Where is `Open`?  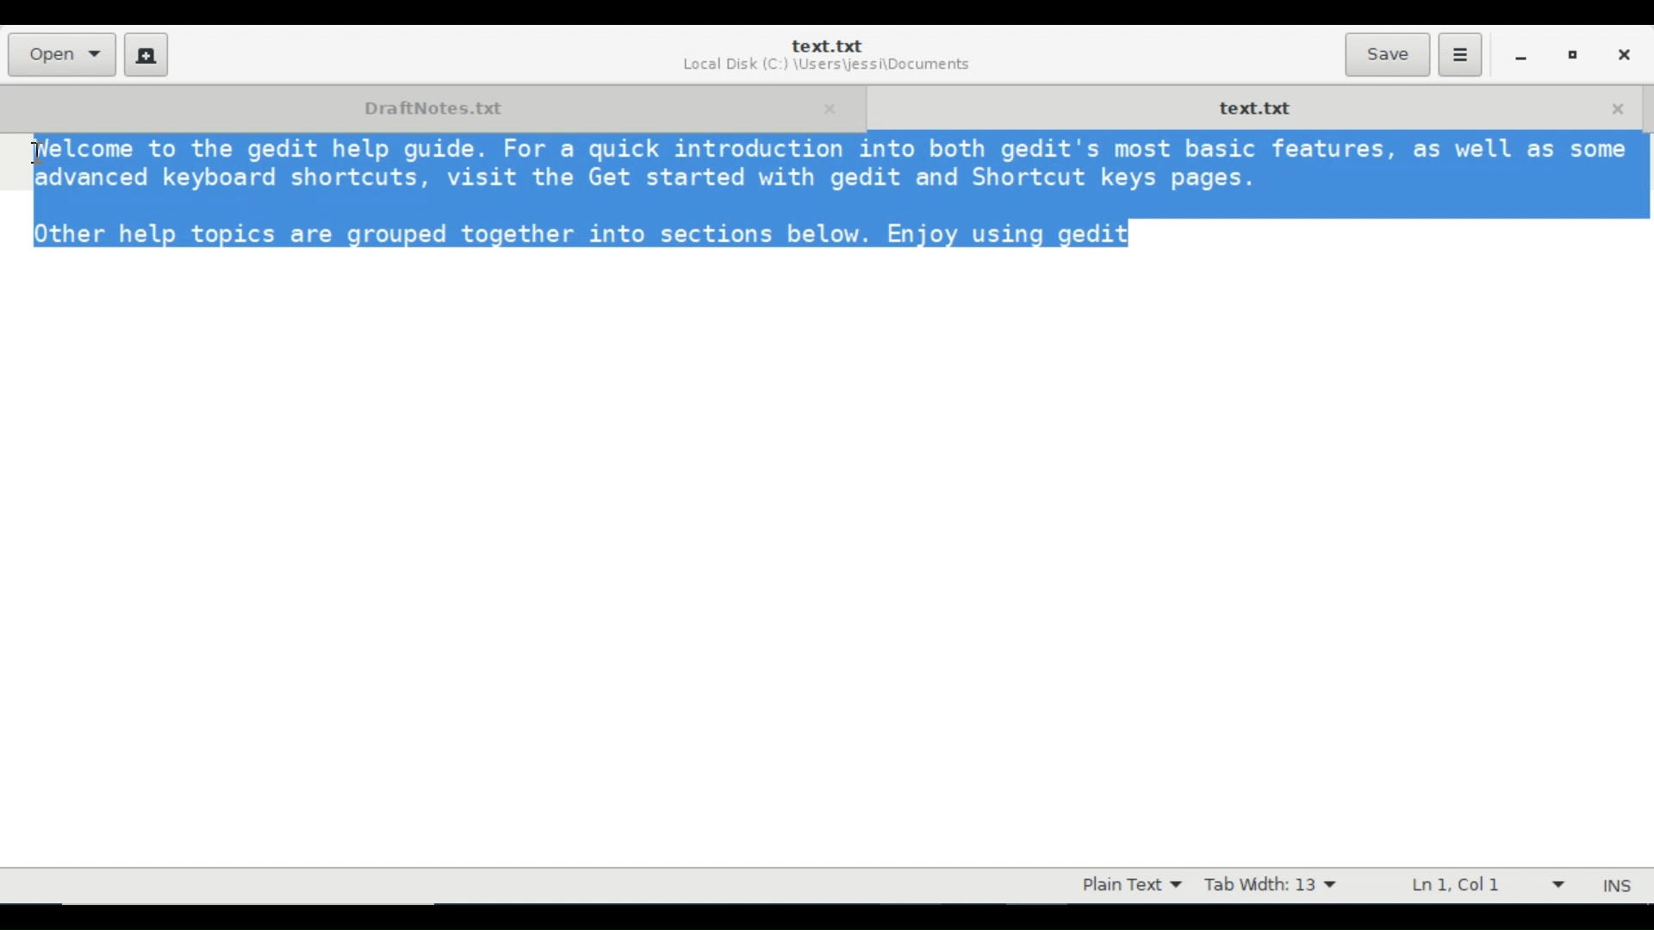 Open is located at coordinates (60, 54).